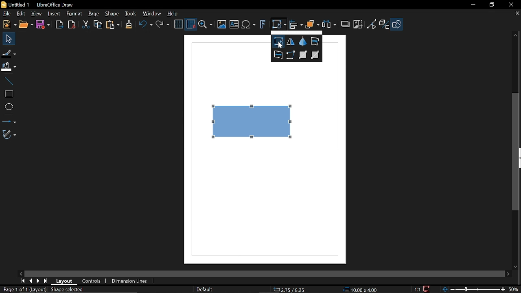 This screenshot has height=293, width=521. I want to click on New, so click(9, 24).